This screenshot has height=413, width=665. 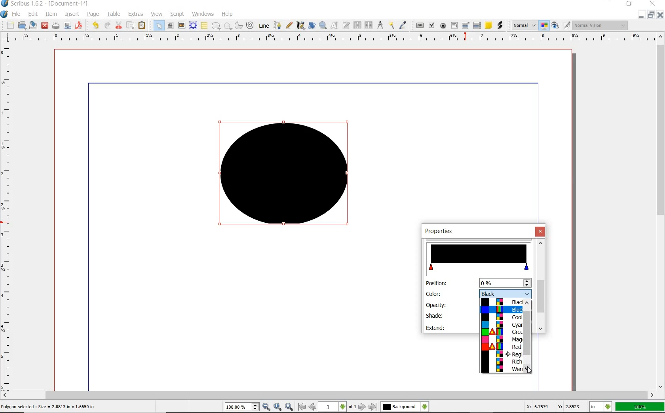 I want to click on SHAPE, so click(x=216, y=26).